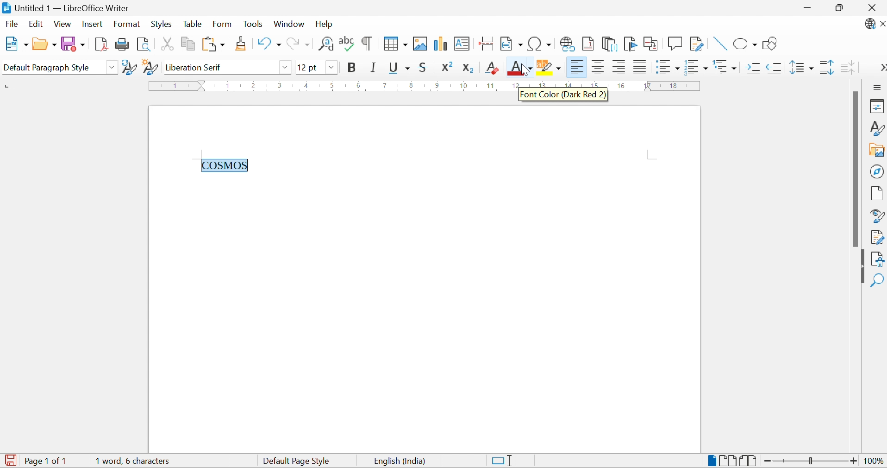 This screenshot has width=887, height=468. What do you see at coordinates (100, 44) in the screenshot?
I see `Export as PDF` at bounding box center [100, 44].